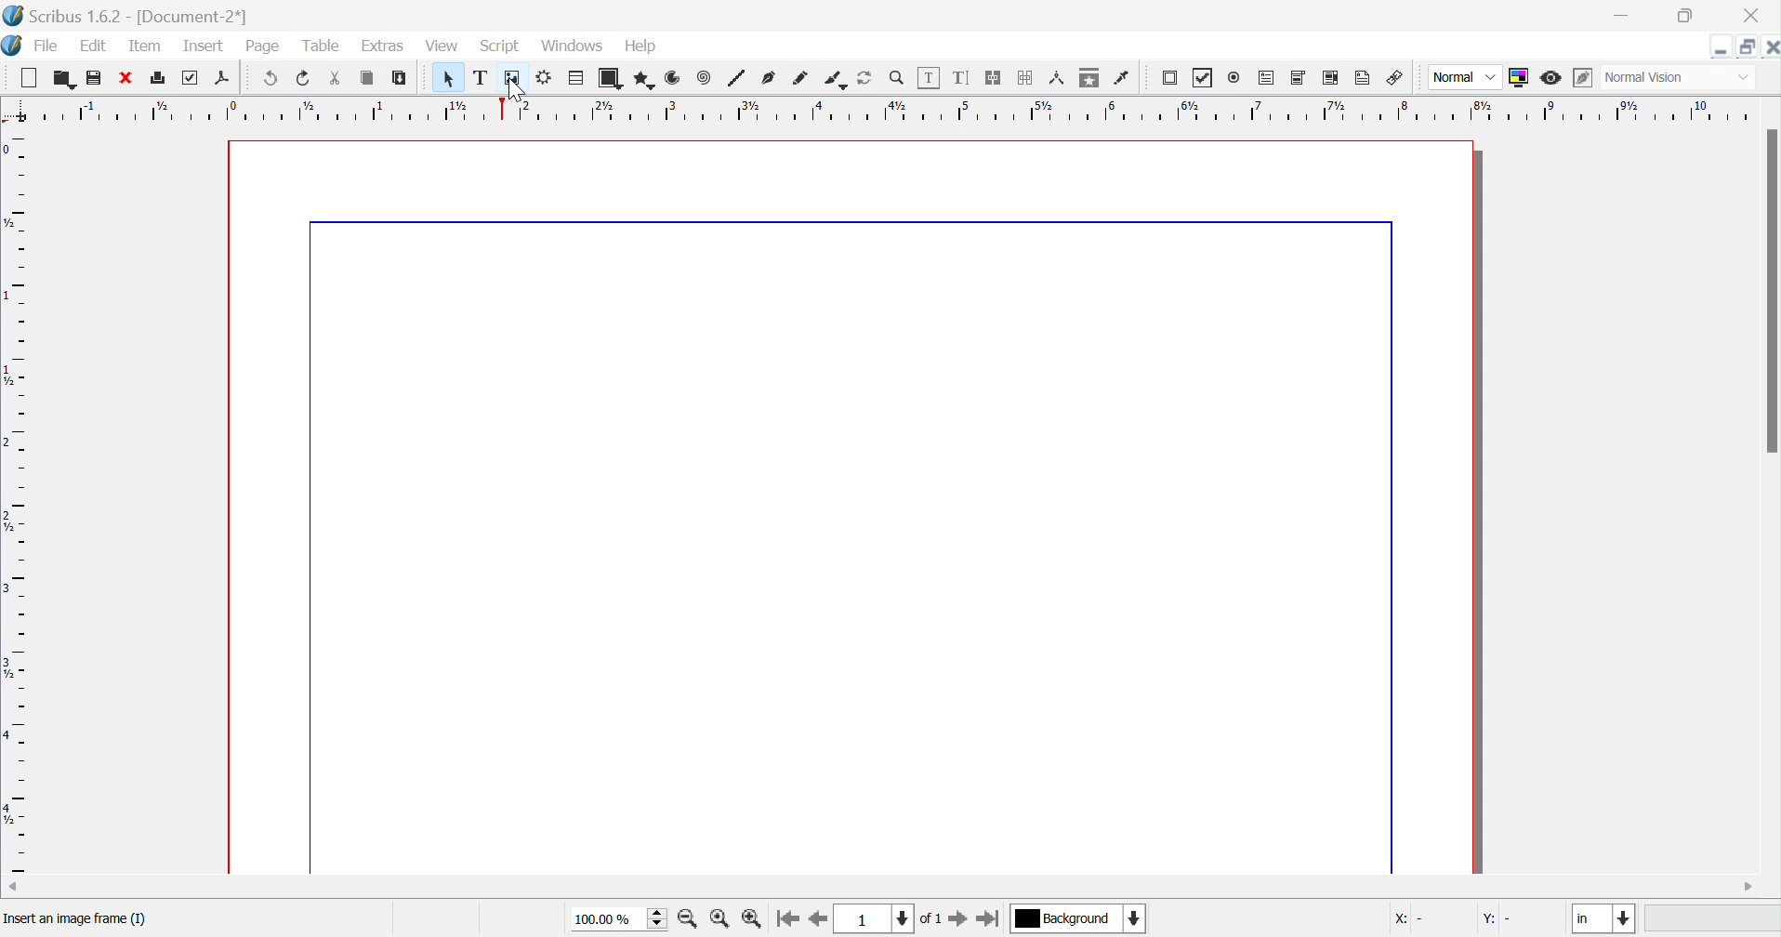  I want to click on normal vision, so click(1677, 78).